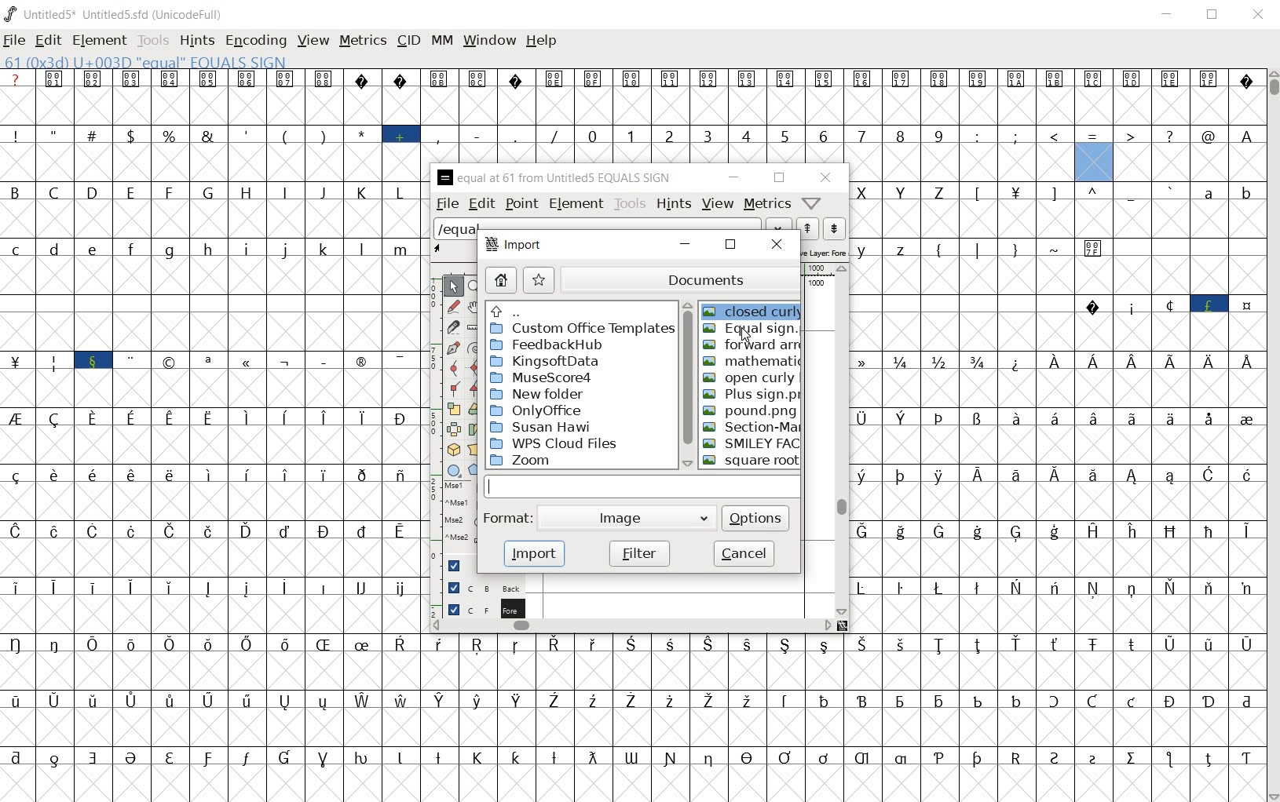  What do you see at coordinates (733, 179) in the screenshot?
I see `minimize` at bounding box center [733, 179].